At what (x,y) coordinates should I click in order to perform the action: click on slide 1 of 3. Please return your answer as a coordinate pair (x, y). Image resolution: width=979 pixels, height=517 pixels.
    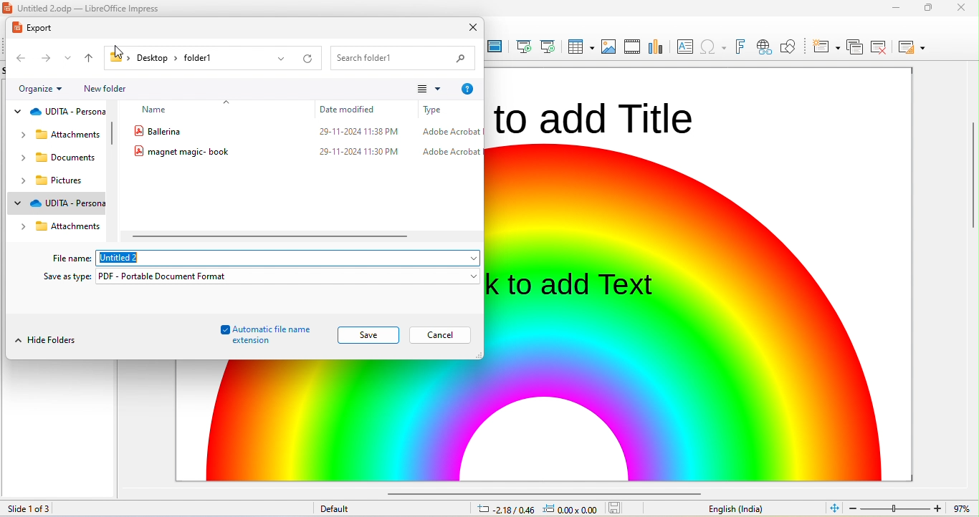
    Looking at the image, I should click on (52, 508).